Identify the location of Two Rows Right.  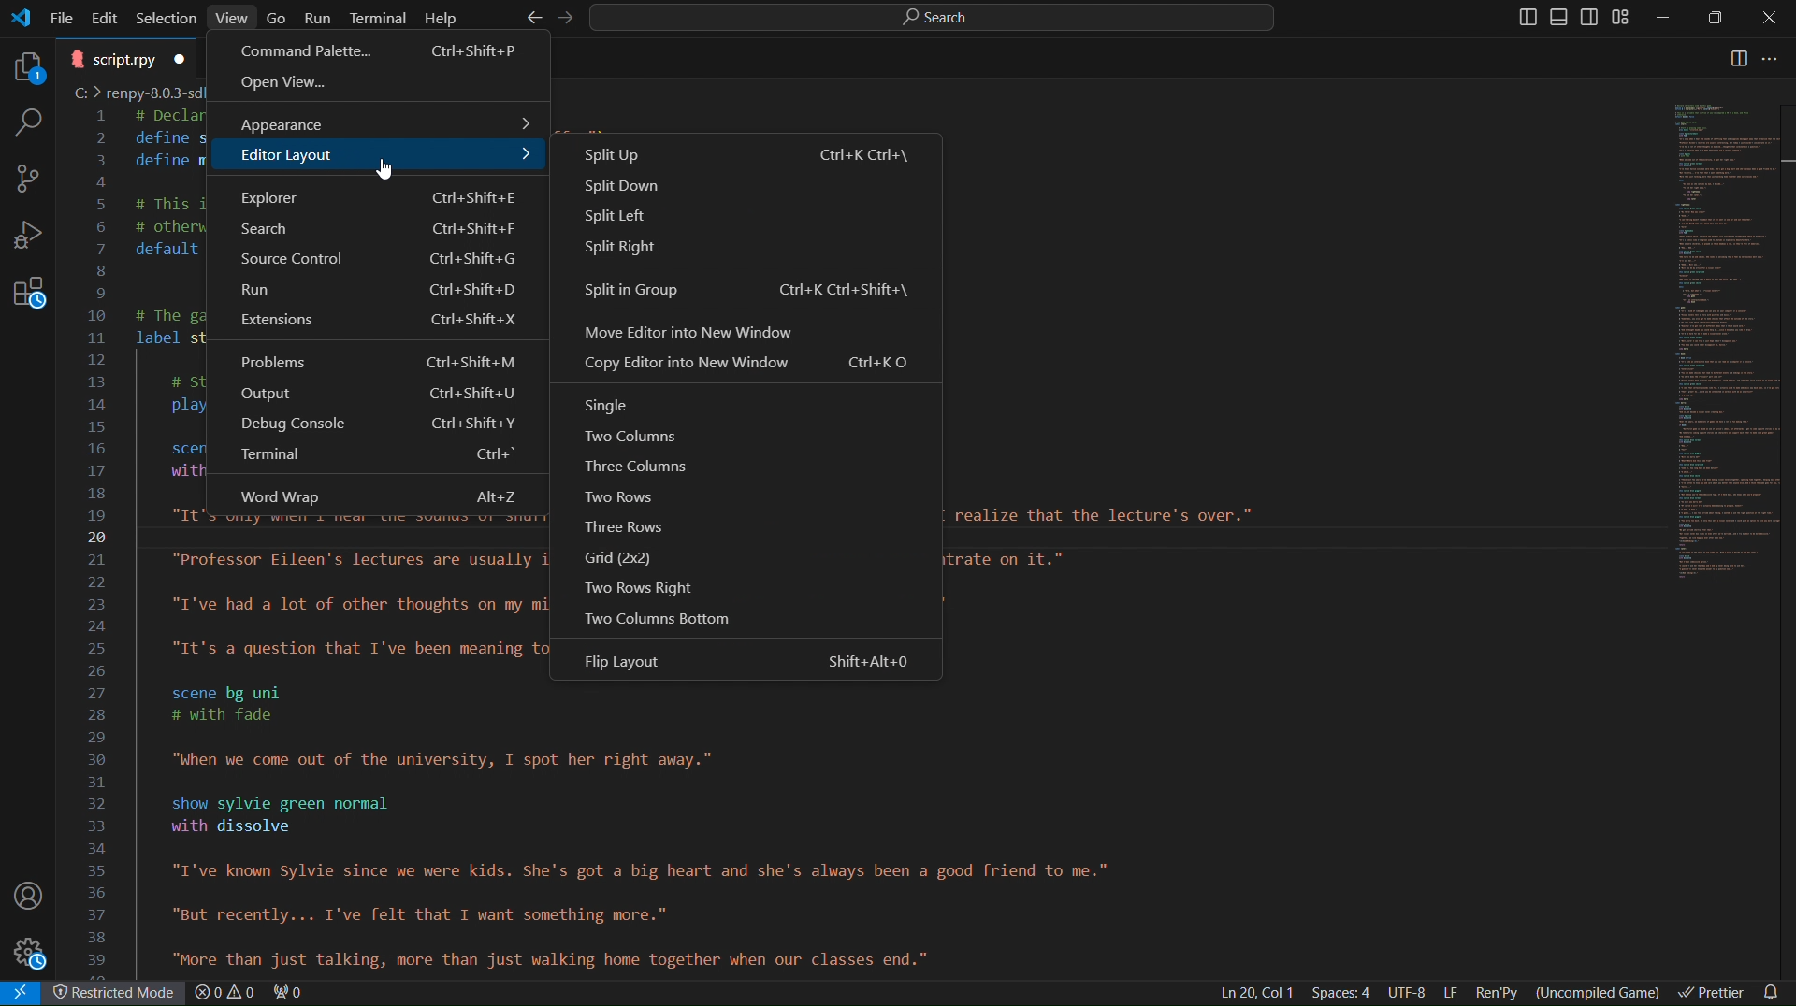
(630, 585).